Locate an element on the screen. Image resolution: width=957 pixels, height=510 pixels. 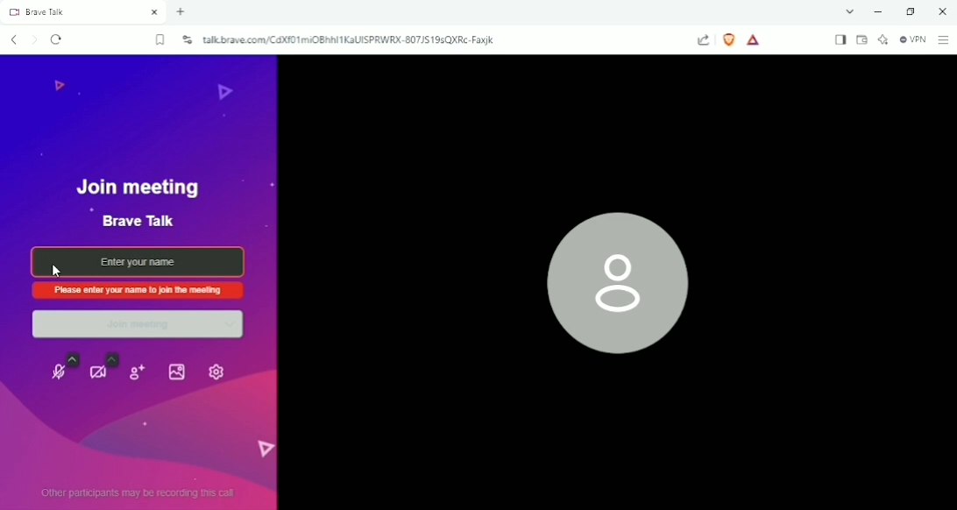
Join meeting is located at coordinates (135, 325).